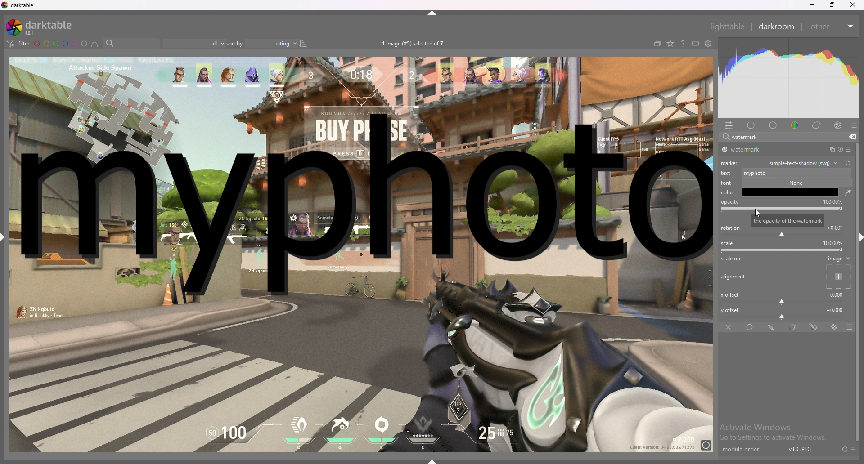 The height and width of the screenshot is (464, 864). Describe the element at coordinates (832, 5) in the screenshot. I see `resize` at that location.